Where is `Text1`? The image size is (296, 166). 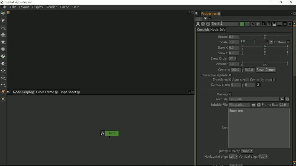
Text1 is located at coordinates (109, 134).